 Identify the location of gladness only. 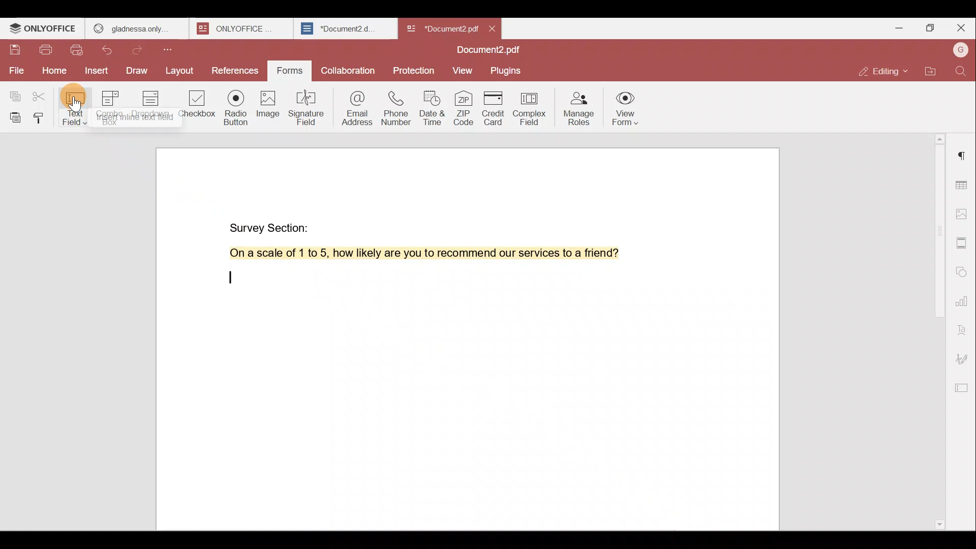
(137, 28).